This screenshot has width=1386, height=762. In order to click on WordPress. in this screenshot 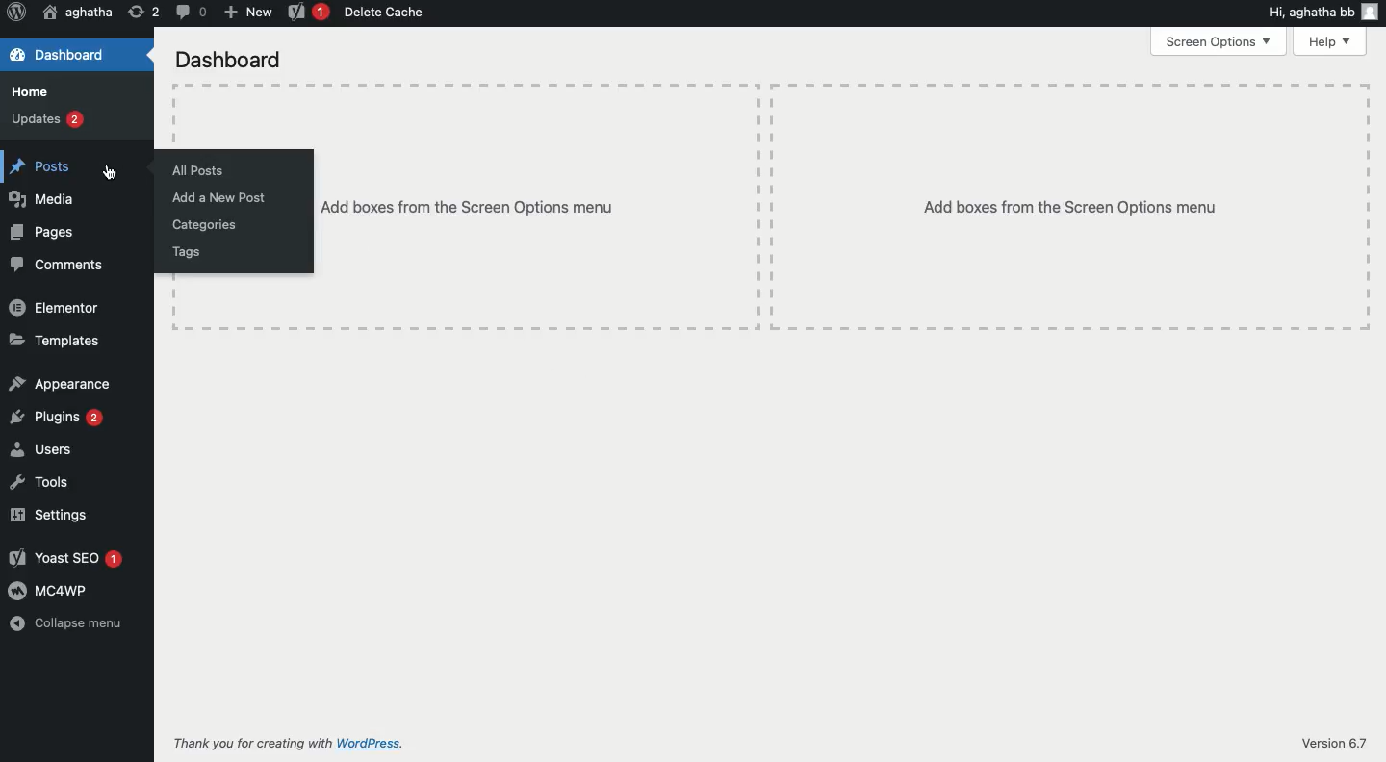, I will do `click(372, 746)`.